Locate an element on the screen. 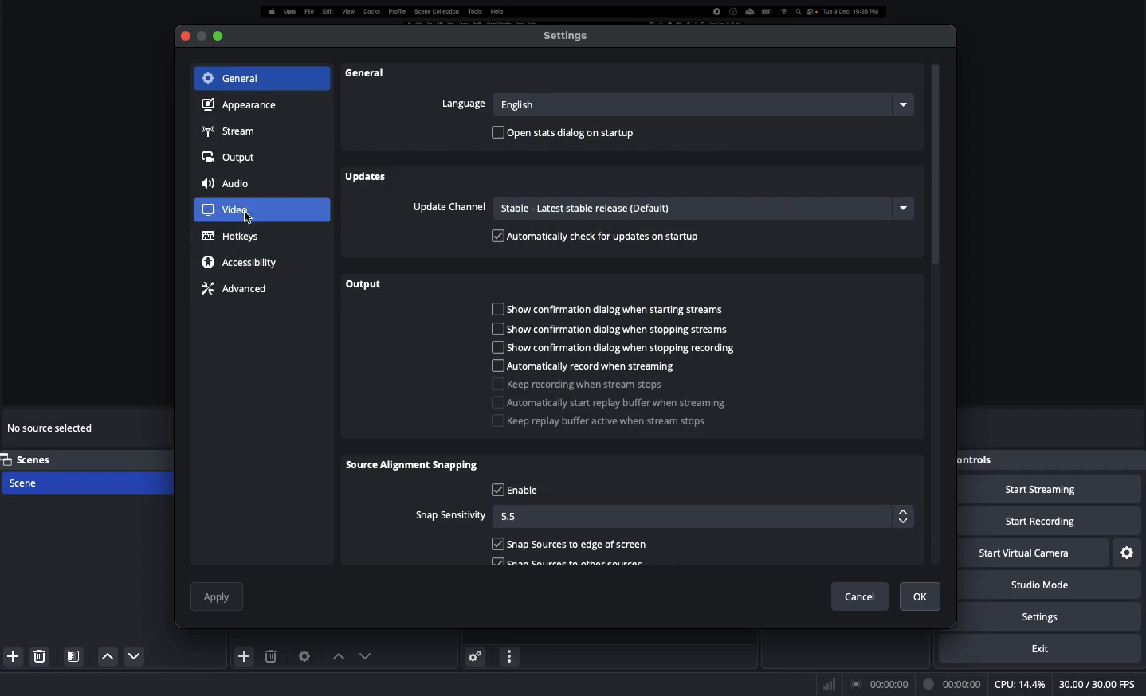 Image resolution: width=1146 pixels, height=696 pixels. Replay buffer when streaming is located at coordinates (613, 403).